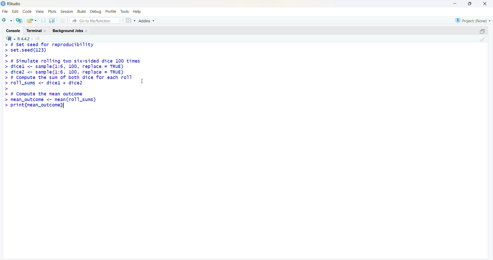 This screenshot has height=260, width=493. I want to click on minimise, so click(456, 3).